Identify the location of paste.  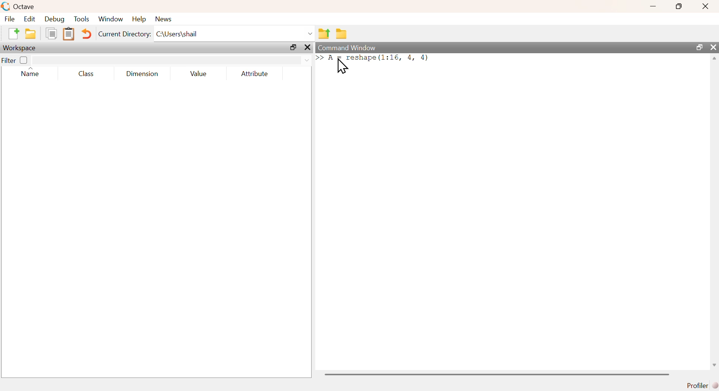
(69, 34).